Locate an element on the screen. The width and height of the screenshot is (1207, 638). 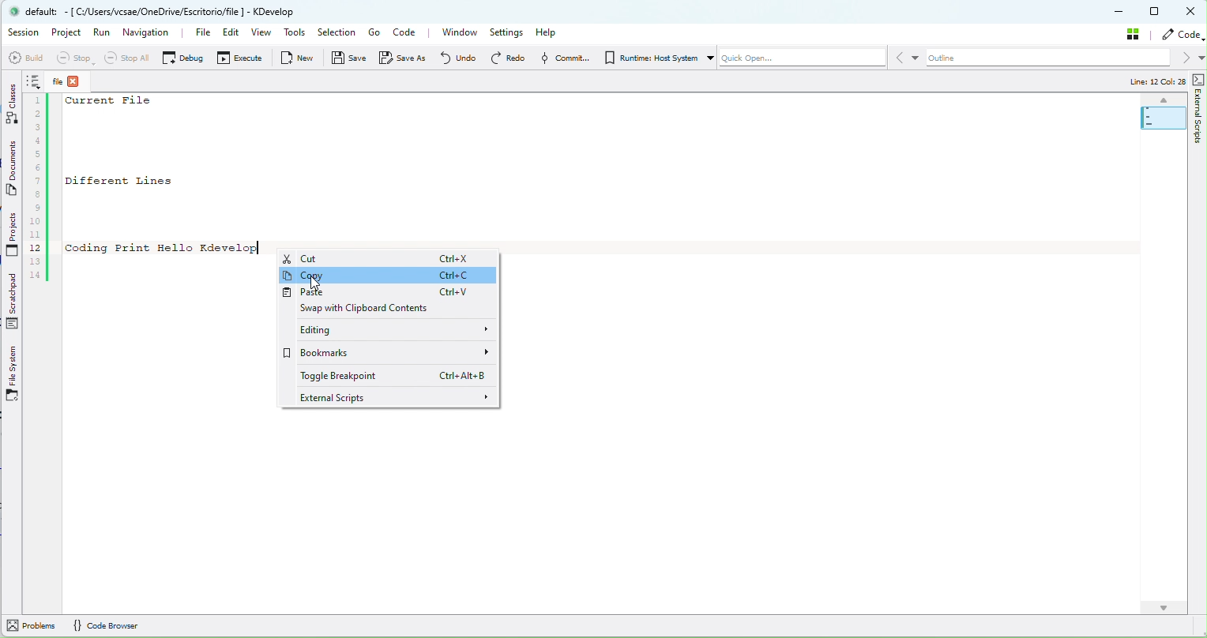
File close is located at coordinates (73, 81).